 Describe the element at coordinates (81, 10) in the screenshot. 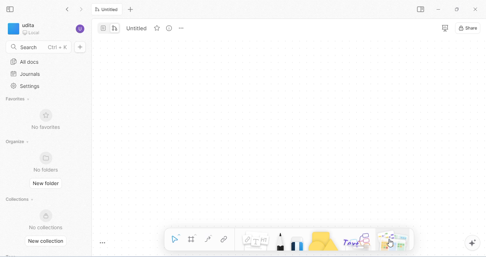

I see `go forward` at that location.